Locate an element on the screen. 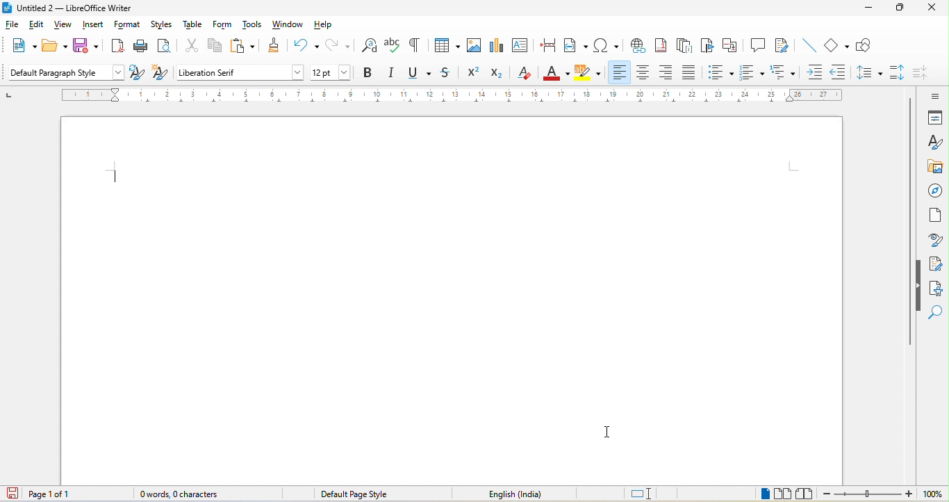  set line spacing is located at coordinates (868, 74).